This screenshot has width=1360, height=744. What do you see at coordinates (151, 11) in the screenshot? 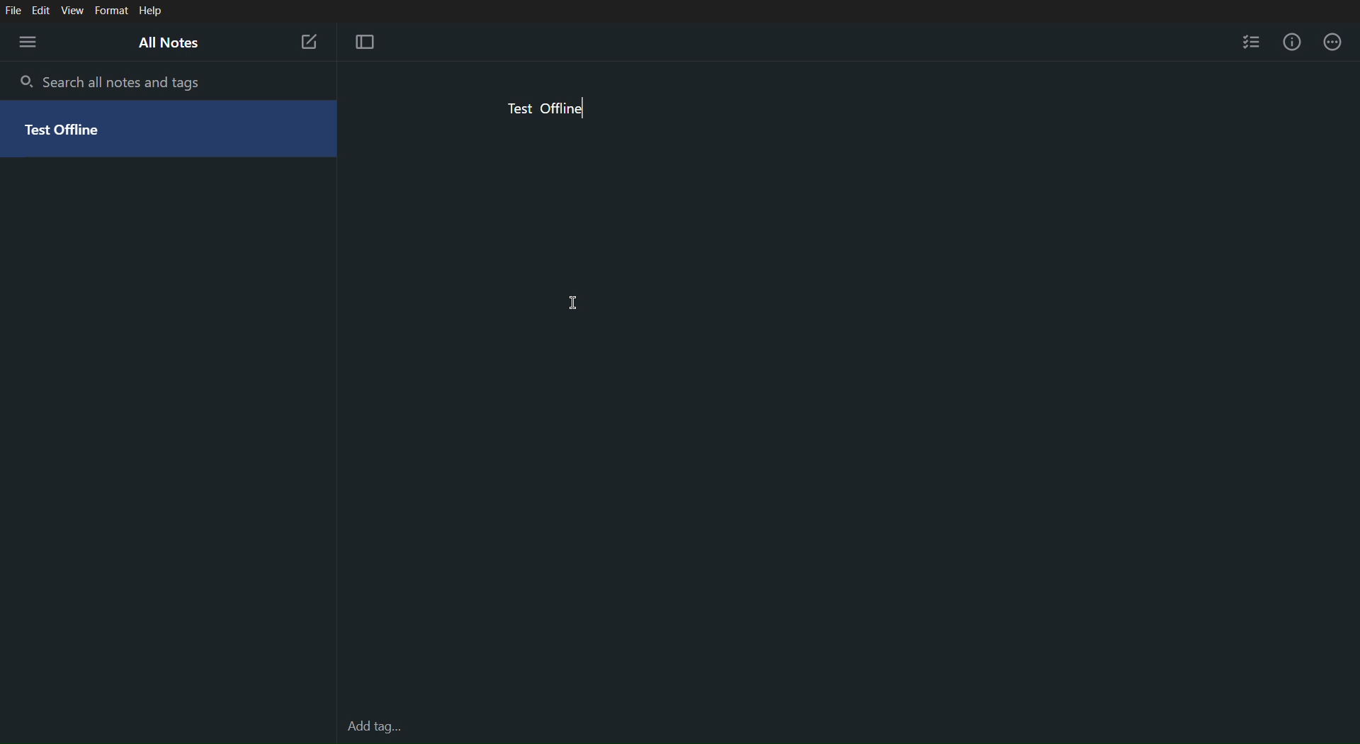
I see `Help` at bounding box center [151, 11].